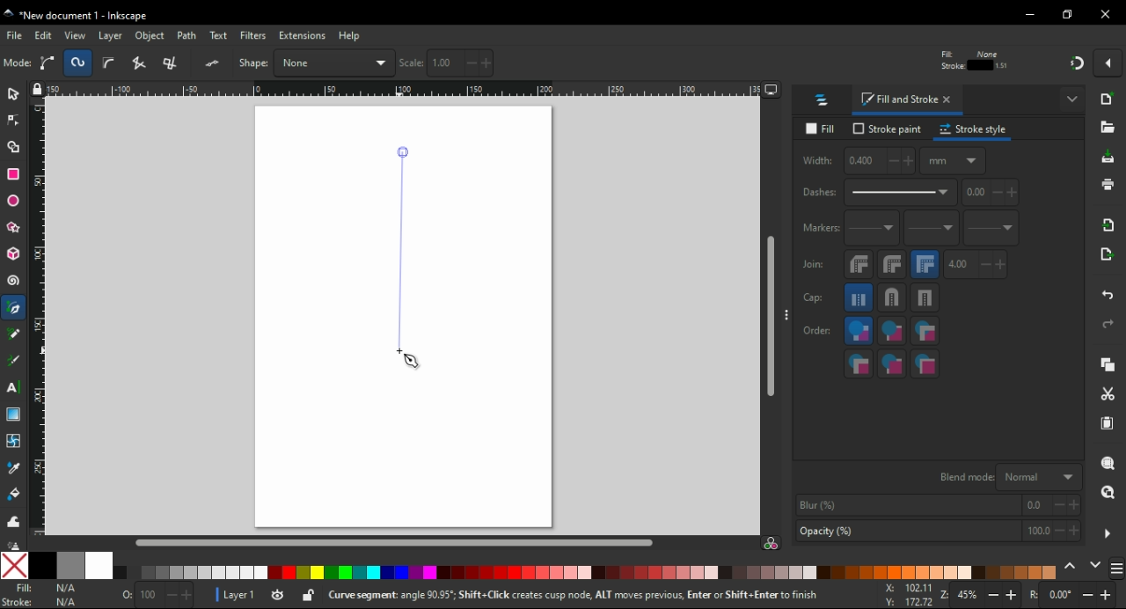 The image size is (1126, 609). Describe the element at coordinates (41, 565) in the screenshot. I see `black` at that location.